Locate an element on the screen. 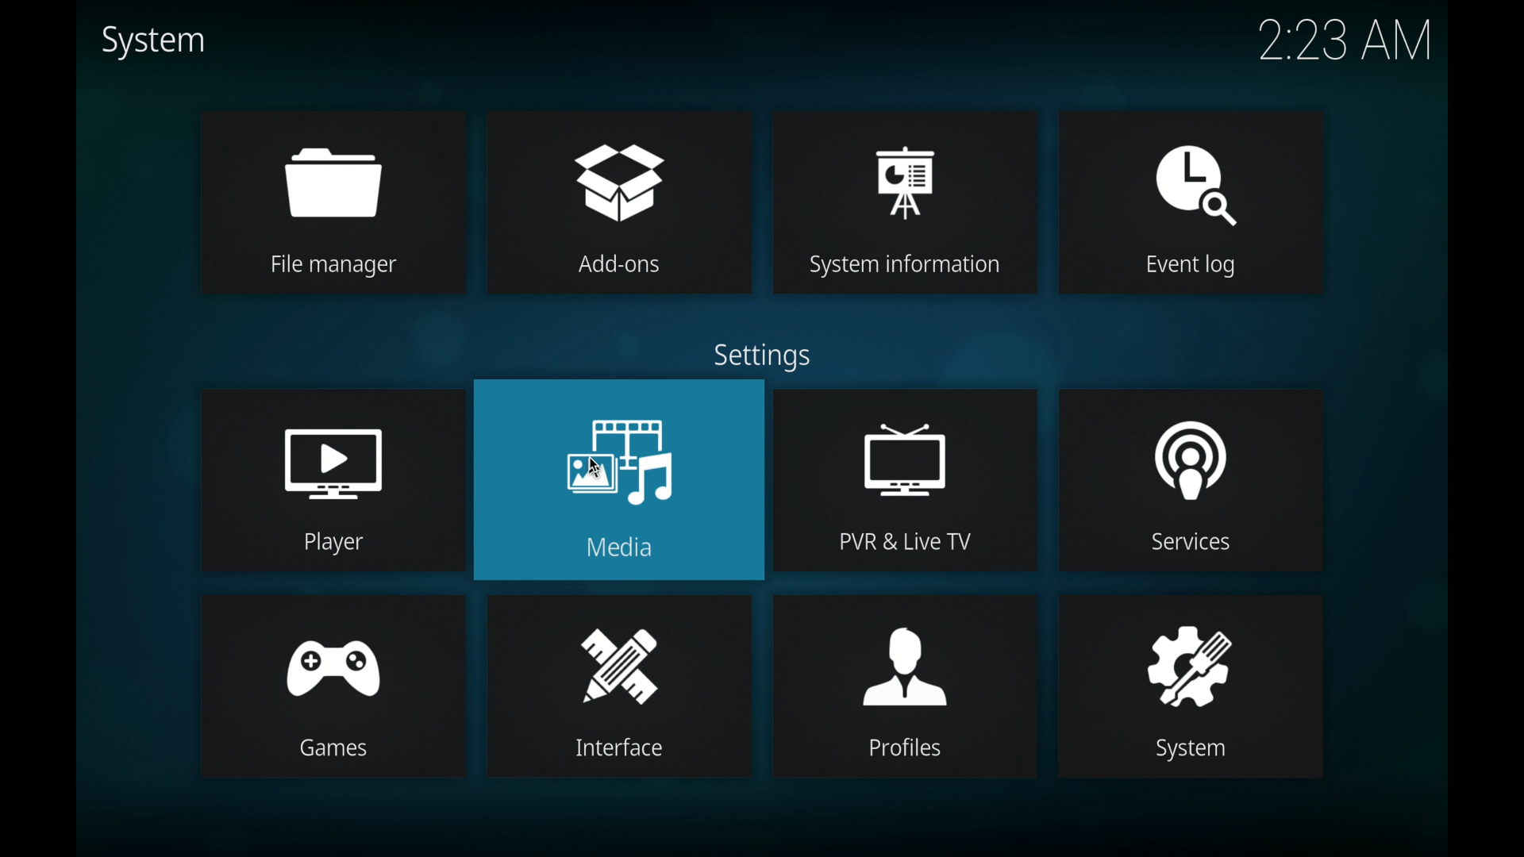 Image resolution: width=1524 pixels, height=857 pixels. event log is located at coordinates (1191, 169).